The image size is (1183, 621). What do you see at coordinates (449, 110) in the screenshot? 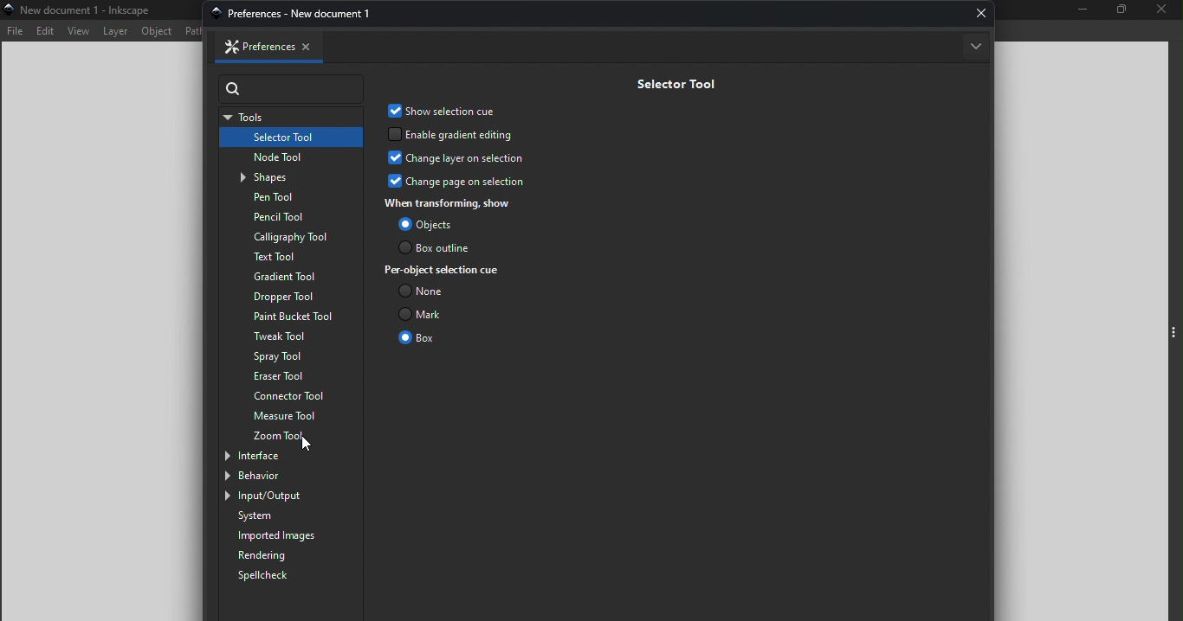
I see `Show selection` at bounding box center [449, 110].